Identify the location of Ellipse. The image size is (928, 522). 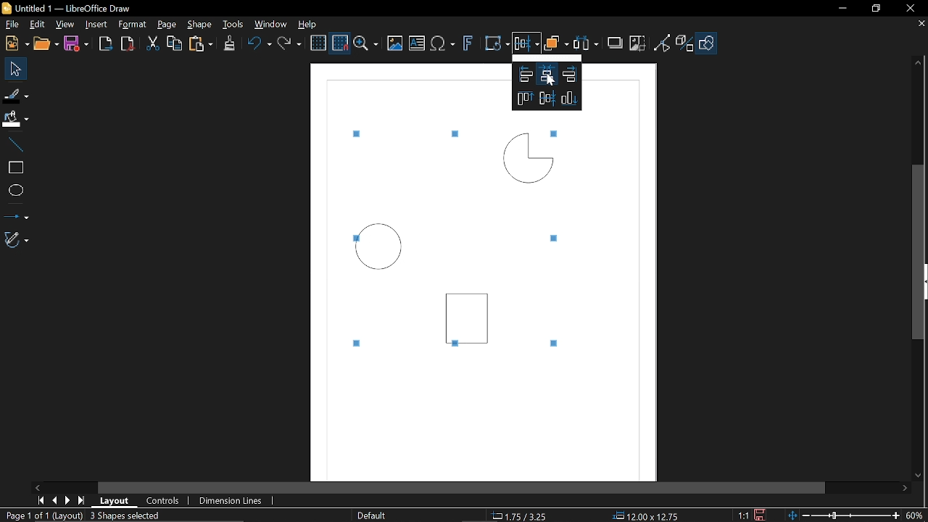
(14, 191).